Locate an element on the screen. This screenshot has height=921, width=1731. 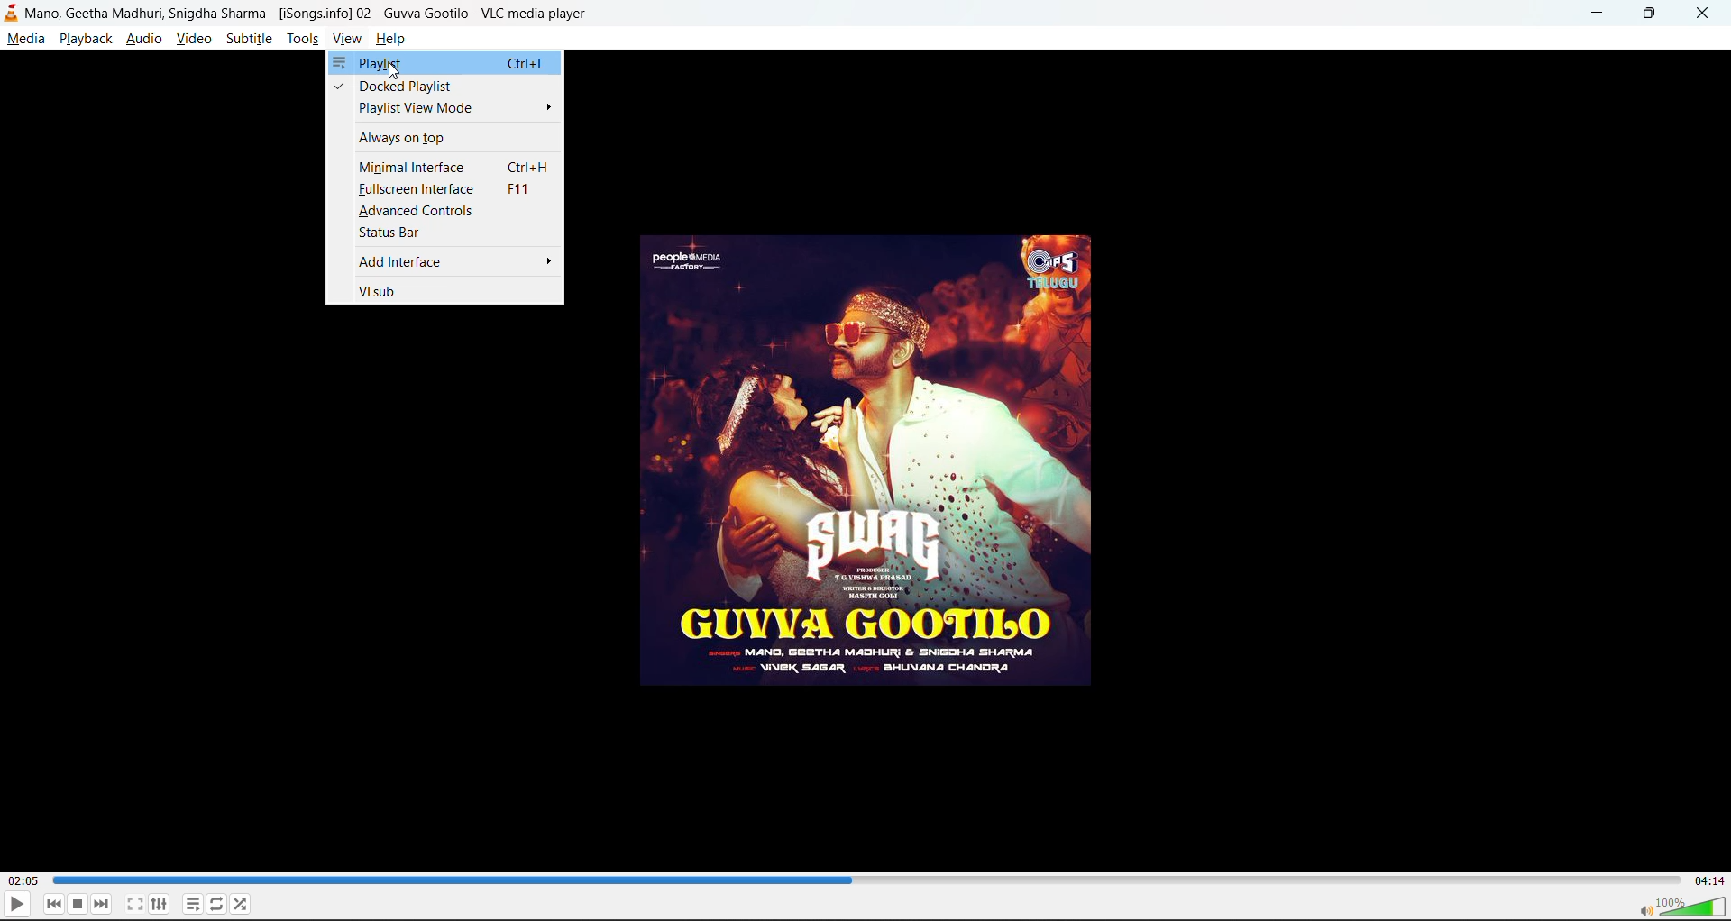
video is located at coordinates (193, 38).